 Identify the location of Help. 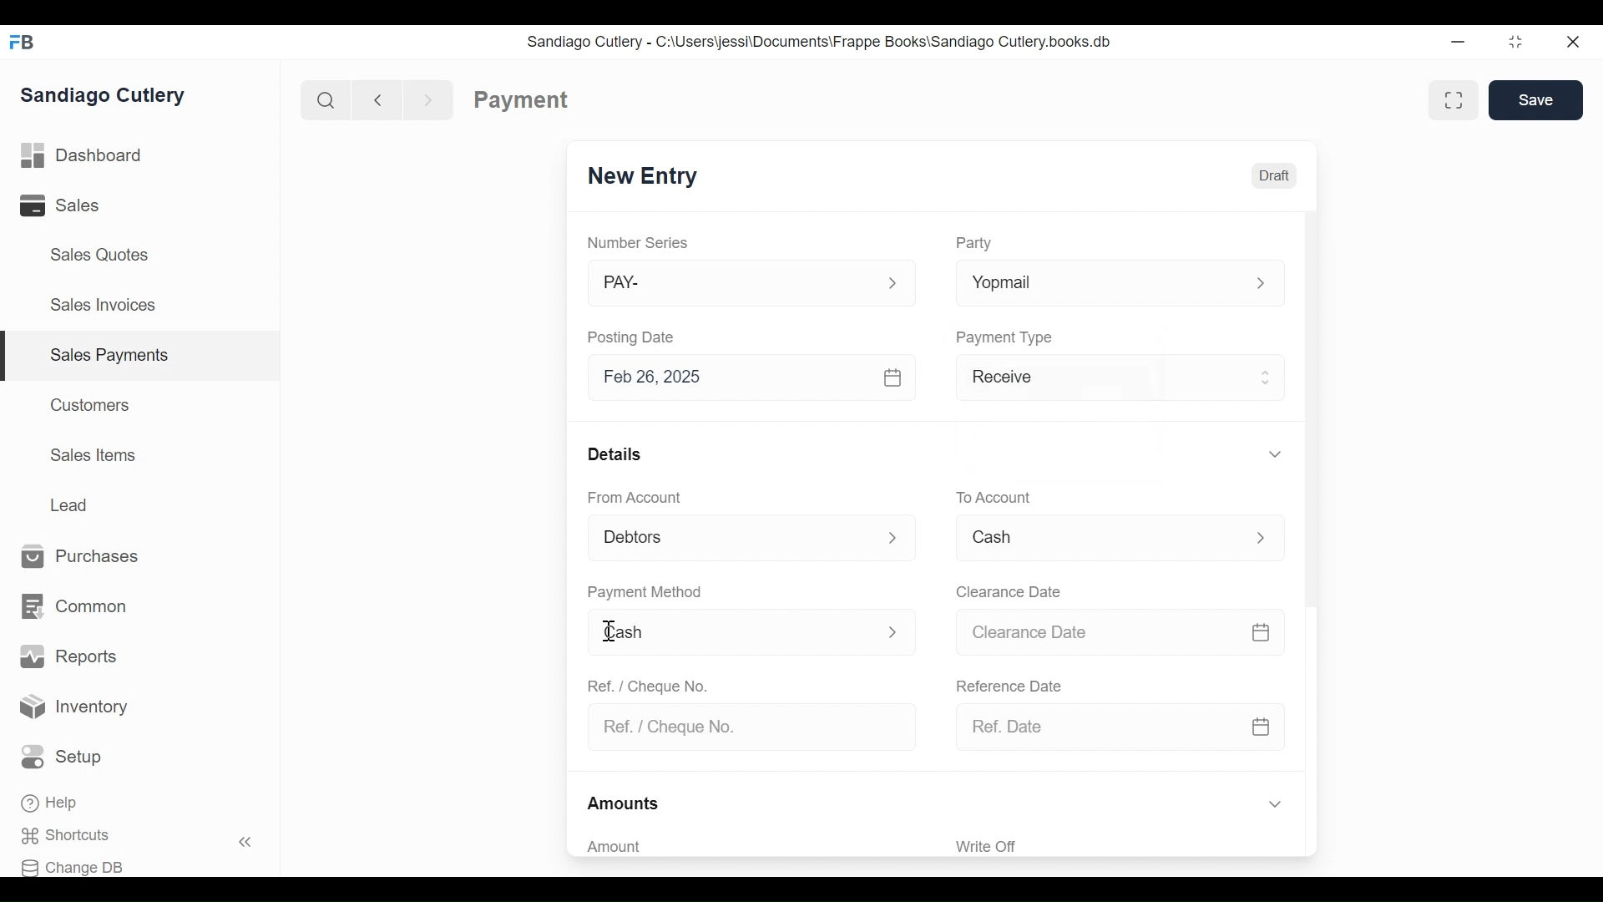
(52, 804).